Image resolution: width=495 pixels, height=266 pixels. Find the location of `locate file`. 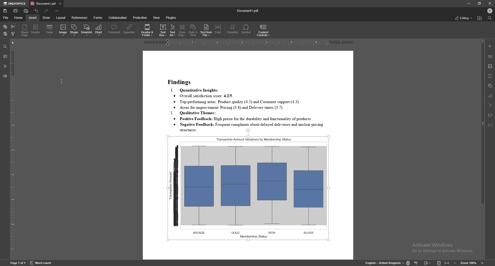

locate file is located at coordinates (480, 18).